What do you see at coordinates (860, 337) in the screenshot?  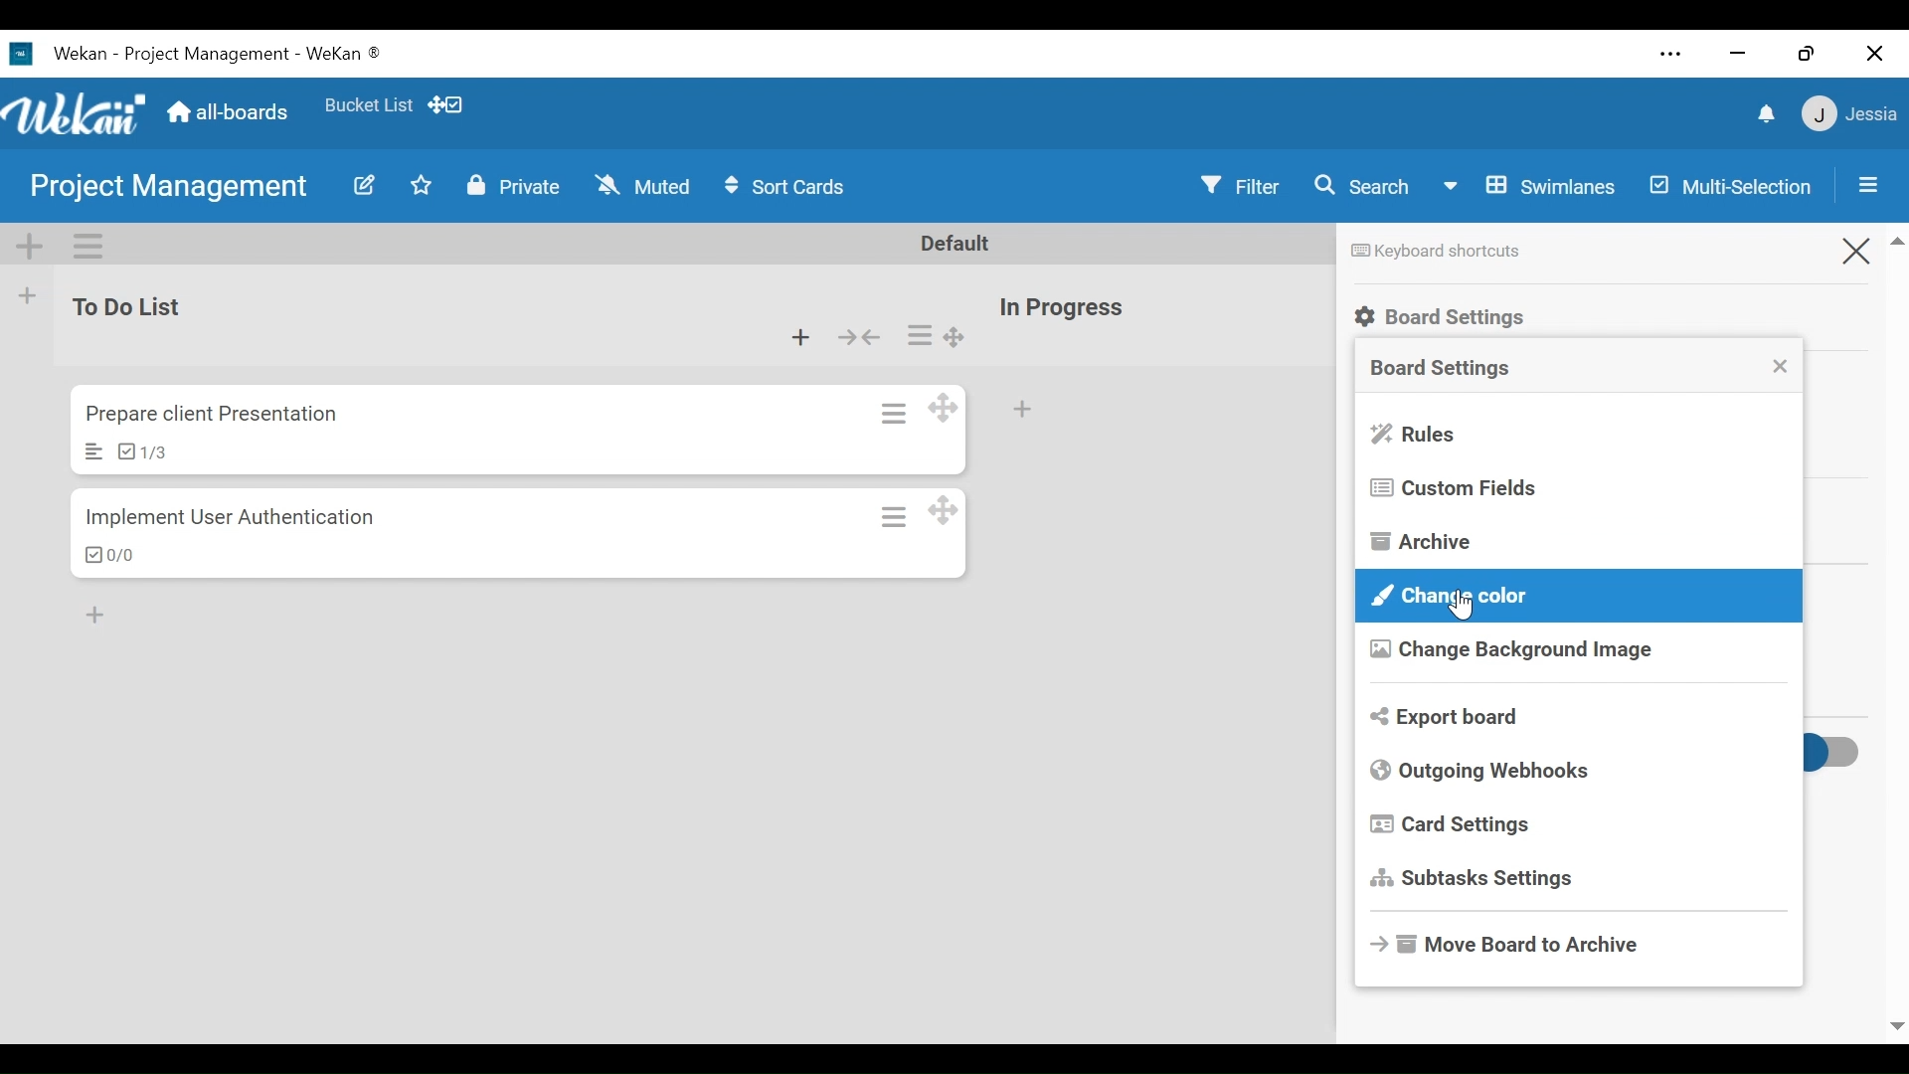 I see `Collapse` at bounding box center [860, 337].